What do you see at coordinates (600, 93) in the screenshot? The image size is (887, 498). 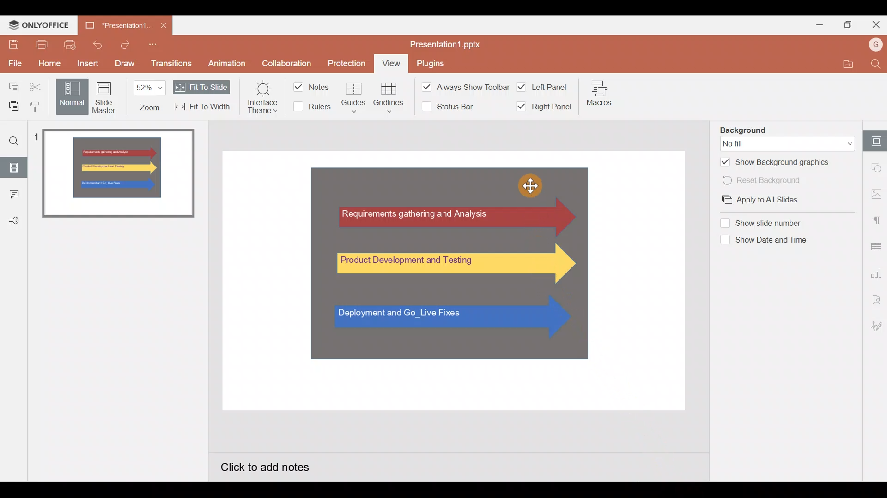 I see `Macros` at bounding box center [600, 93].